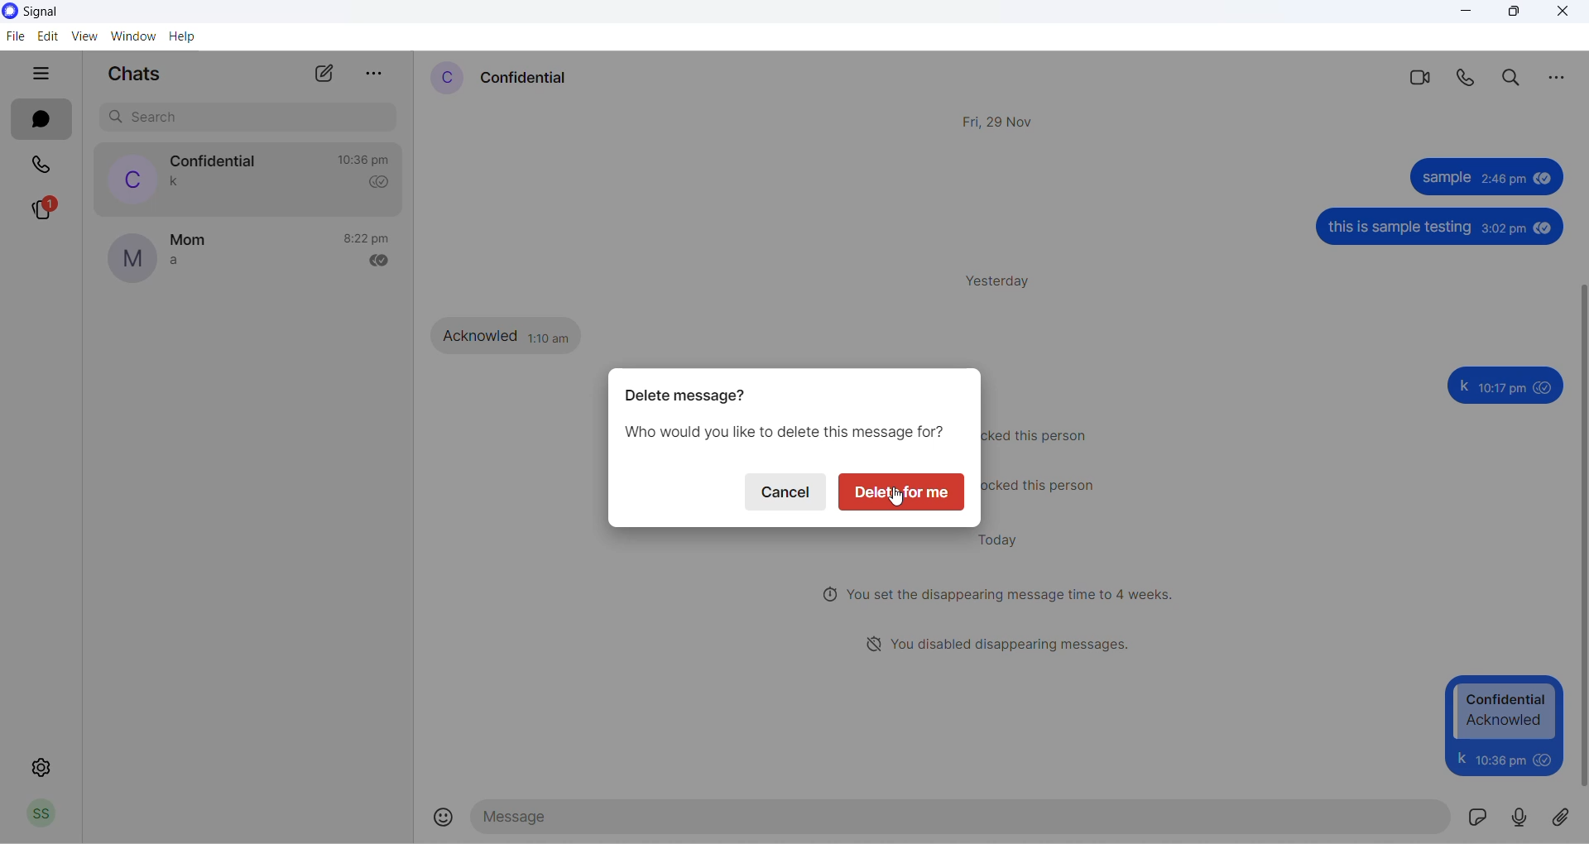 This screenshot has height=844, width=1589. I want to click on read recipient, so click(381, 183).